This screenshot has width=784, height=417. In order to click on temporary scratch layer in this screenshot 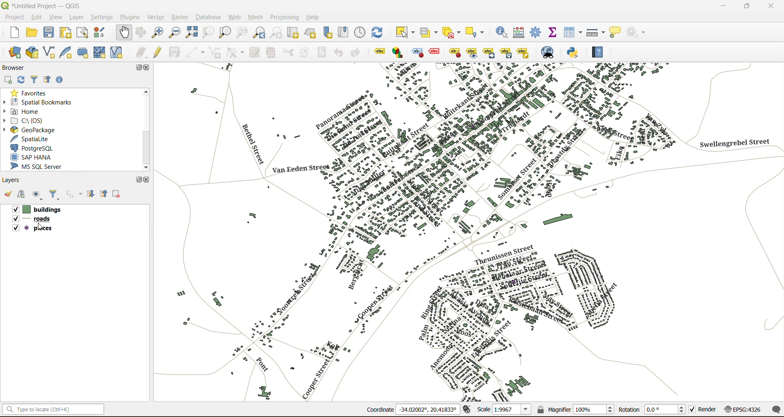, I will do `click(83, 52)`.